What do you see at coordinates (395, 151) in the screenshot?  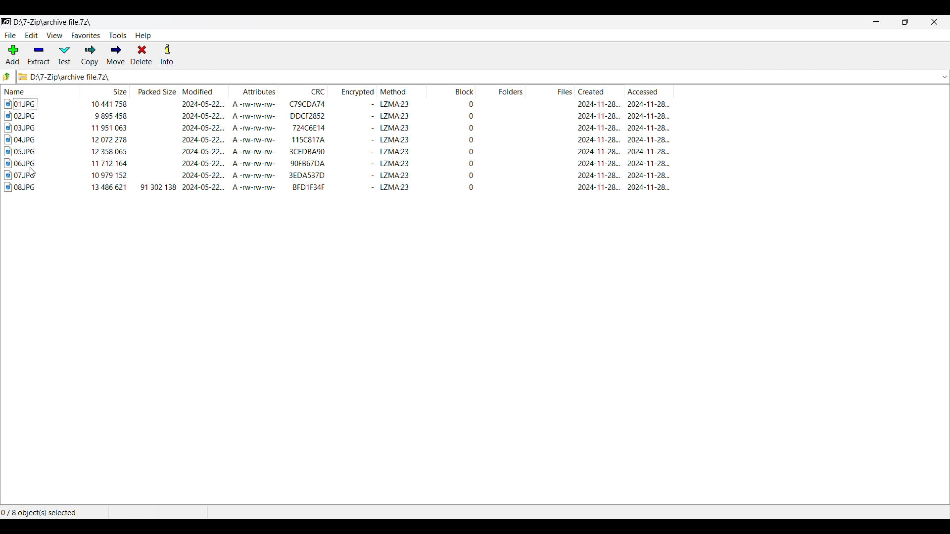 I see `method` at bounding box center [395, 151].